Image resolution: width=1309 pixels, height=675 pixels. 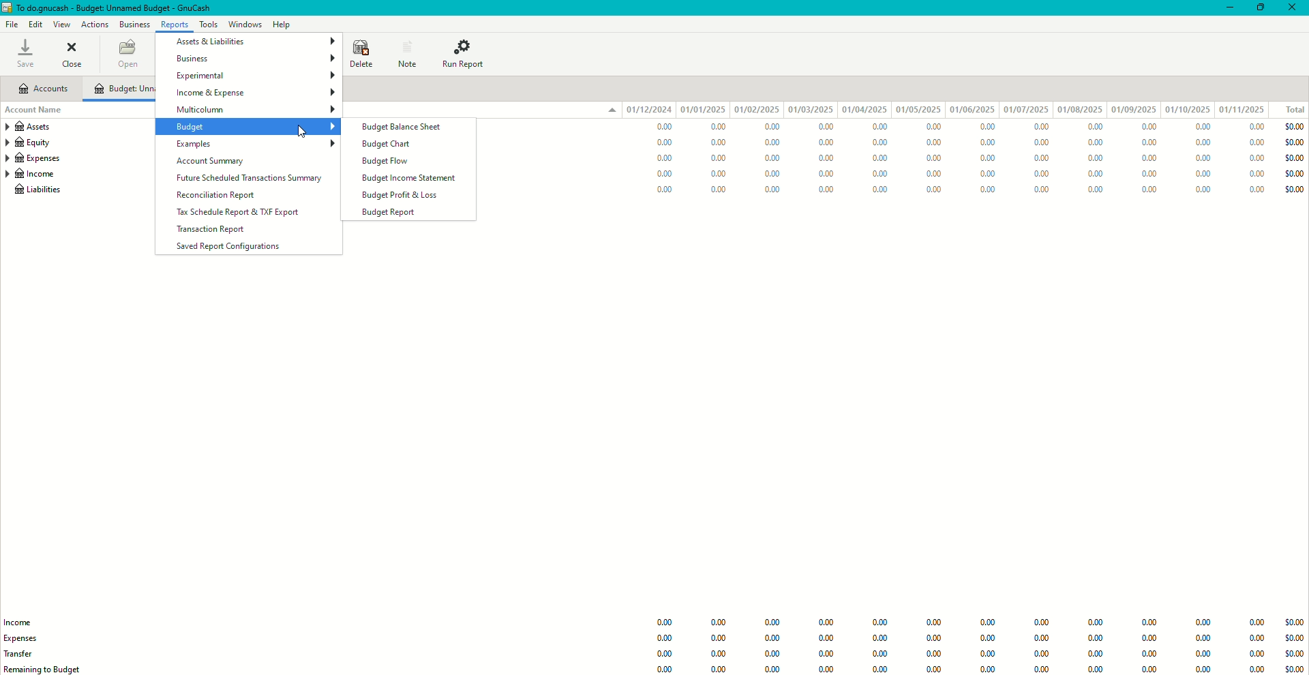 I want to click on 0.00, so click(x=1039, y=161).